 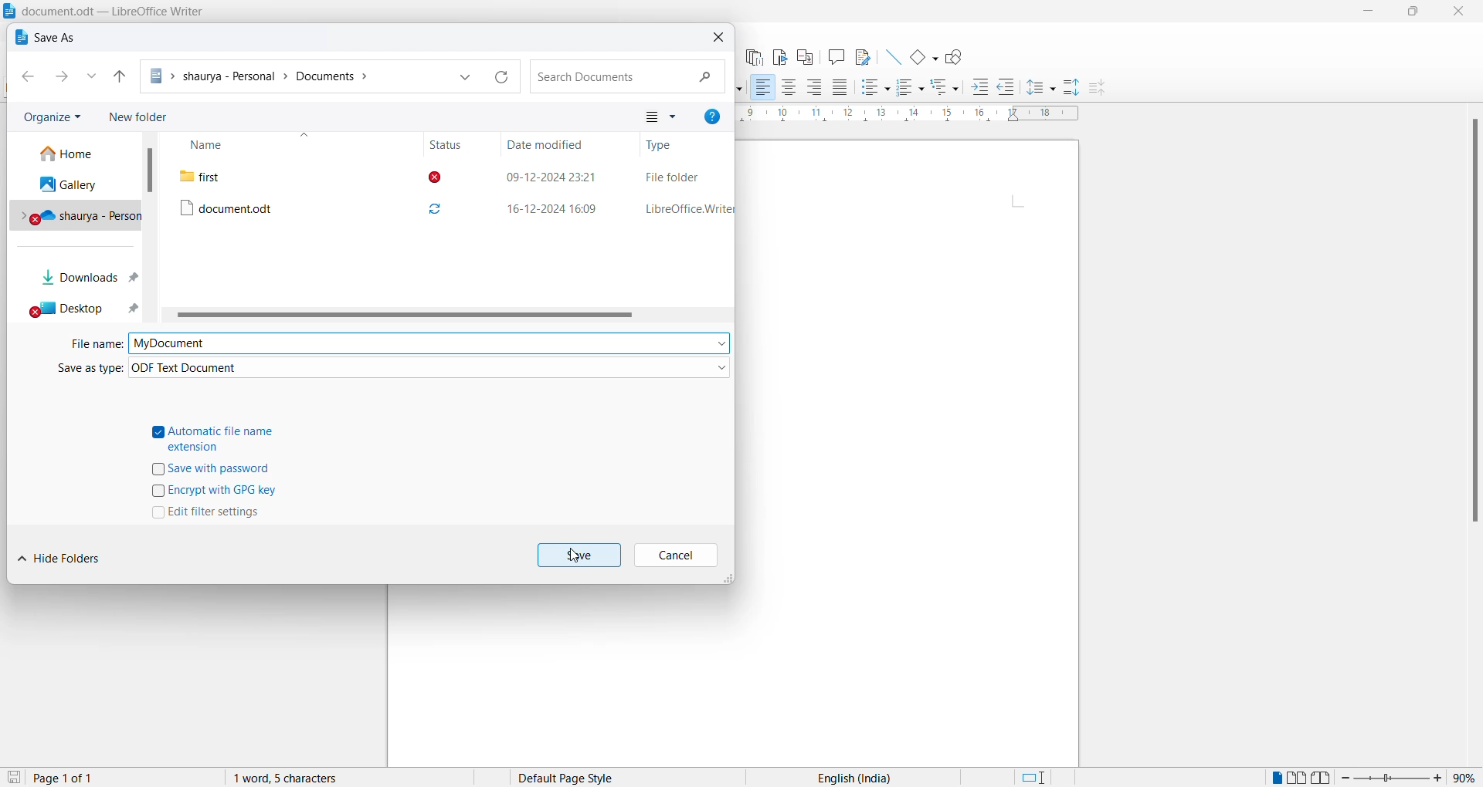 What do you see at coordinates (25, 78) in the screenshot?
I see `Go back` at bounding box center [25, 78].